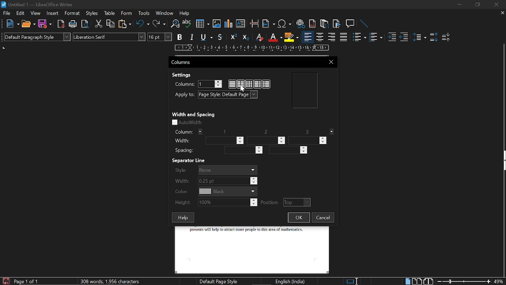 The height and width of the screenshot is (285, 506). What do you see at coordinates (254, 24) in the screenshot?
I see `Insert page break` at bounding box center [254, 24].